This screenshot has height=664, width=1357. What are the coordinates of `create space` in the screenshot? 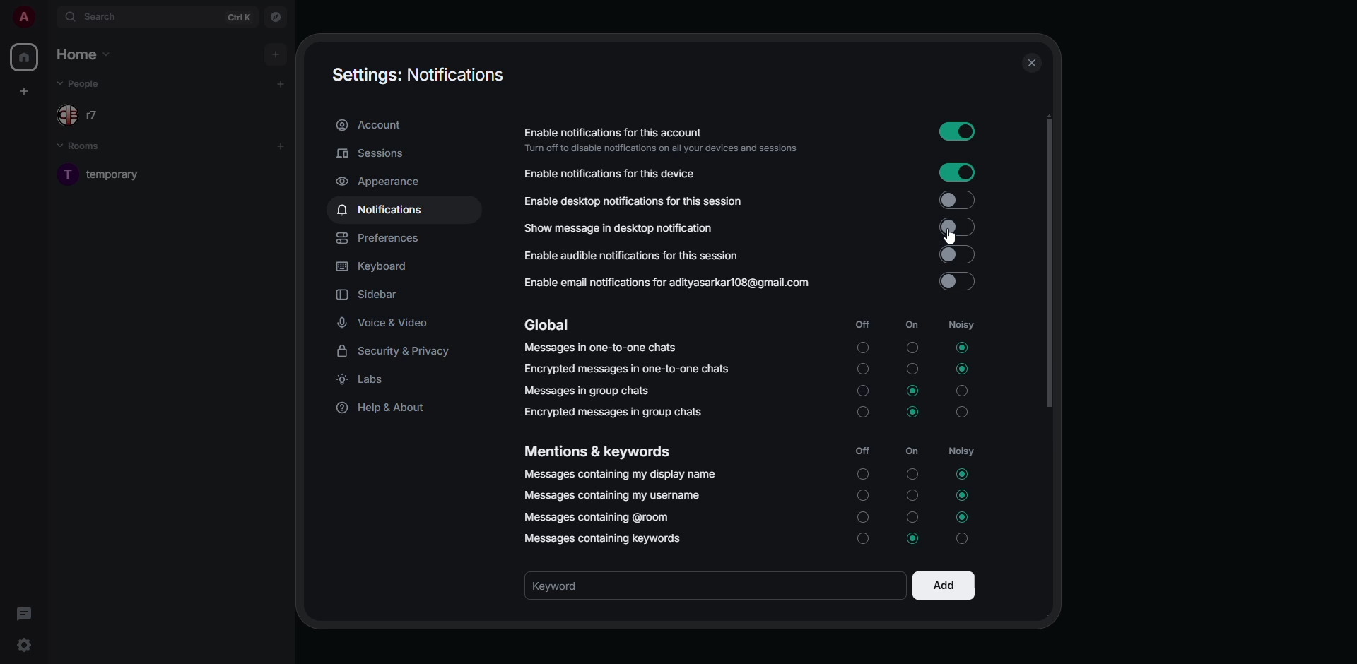 It's located at (27, 90).